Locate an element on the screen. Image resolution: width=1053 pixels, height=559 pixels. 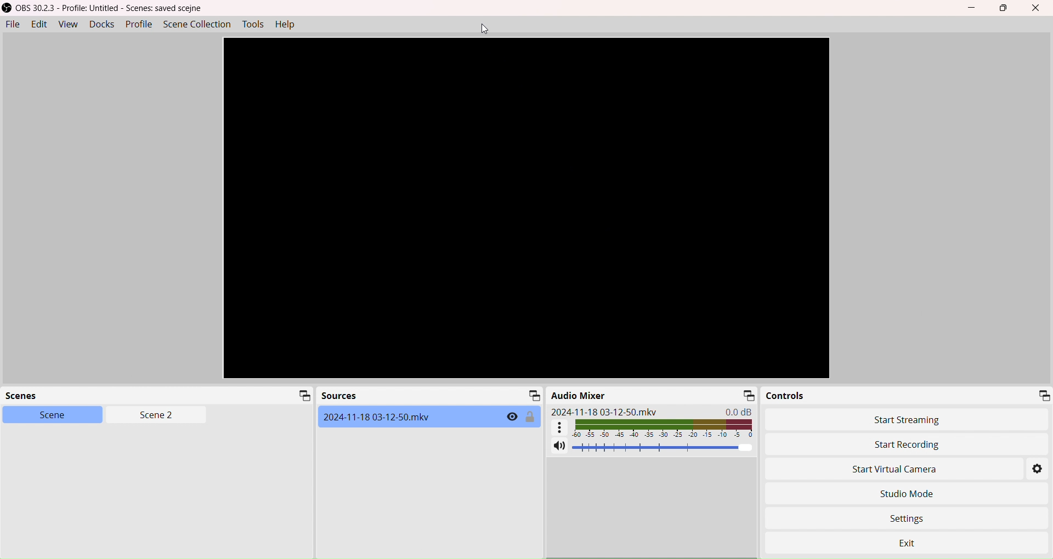
Expand is located at coordinates (302, 396).